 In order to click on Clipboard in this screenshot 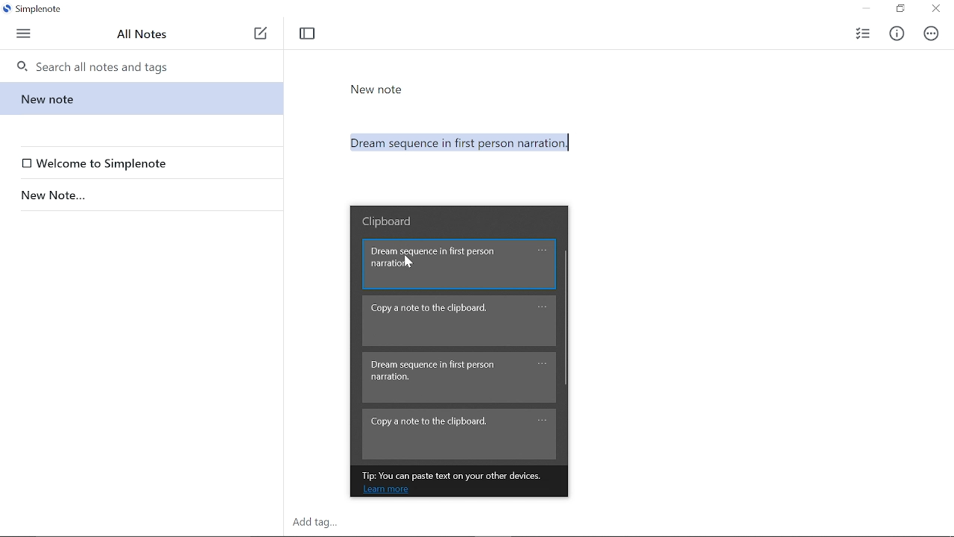, I will do `click(391, 221)`.